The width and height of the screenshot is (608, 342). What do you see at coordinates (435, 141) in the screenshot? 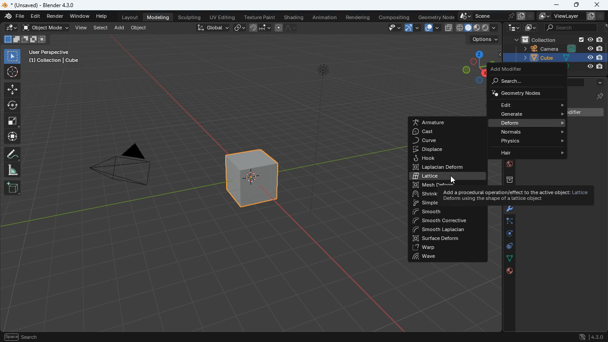
I see `curve` at bounding box center [435, 141].